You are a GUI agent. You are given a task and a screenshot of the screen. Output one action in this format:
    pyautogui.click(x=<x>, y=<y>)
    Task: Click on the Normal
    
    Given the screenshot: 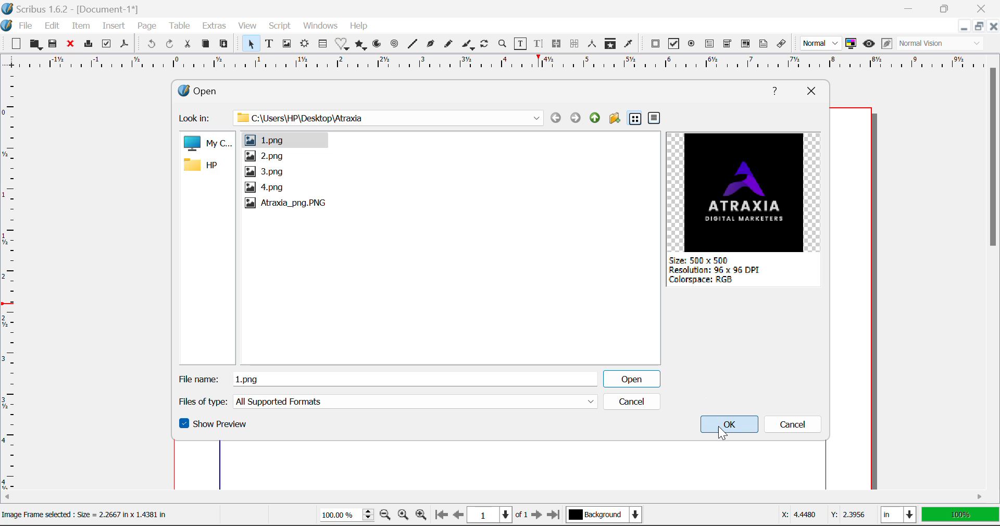 What is the action you would take?
    pyautogui.click(x=822, y=43)
    